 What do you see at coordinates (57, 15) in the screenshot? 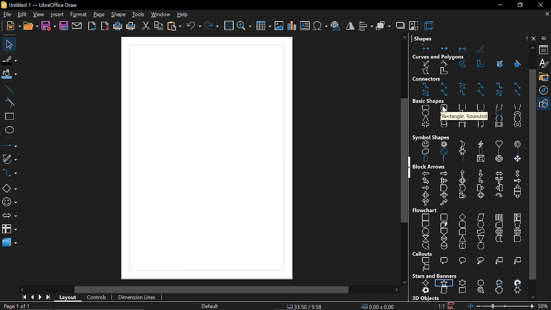
I see `insert` at bounding box center [57, 15].